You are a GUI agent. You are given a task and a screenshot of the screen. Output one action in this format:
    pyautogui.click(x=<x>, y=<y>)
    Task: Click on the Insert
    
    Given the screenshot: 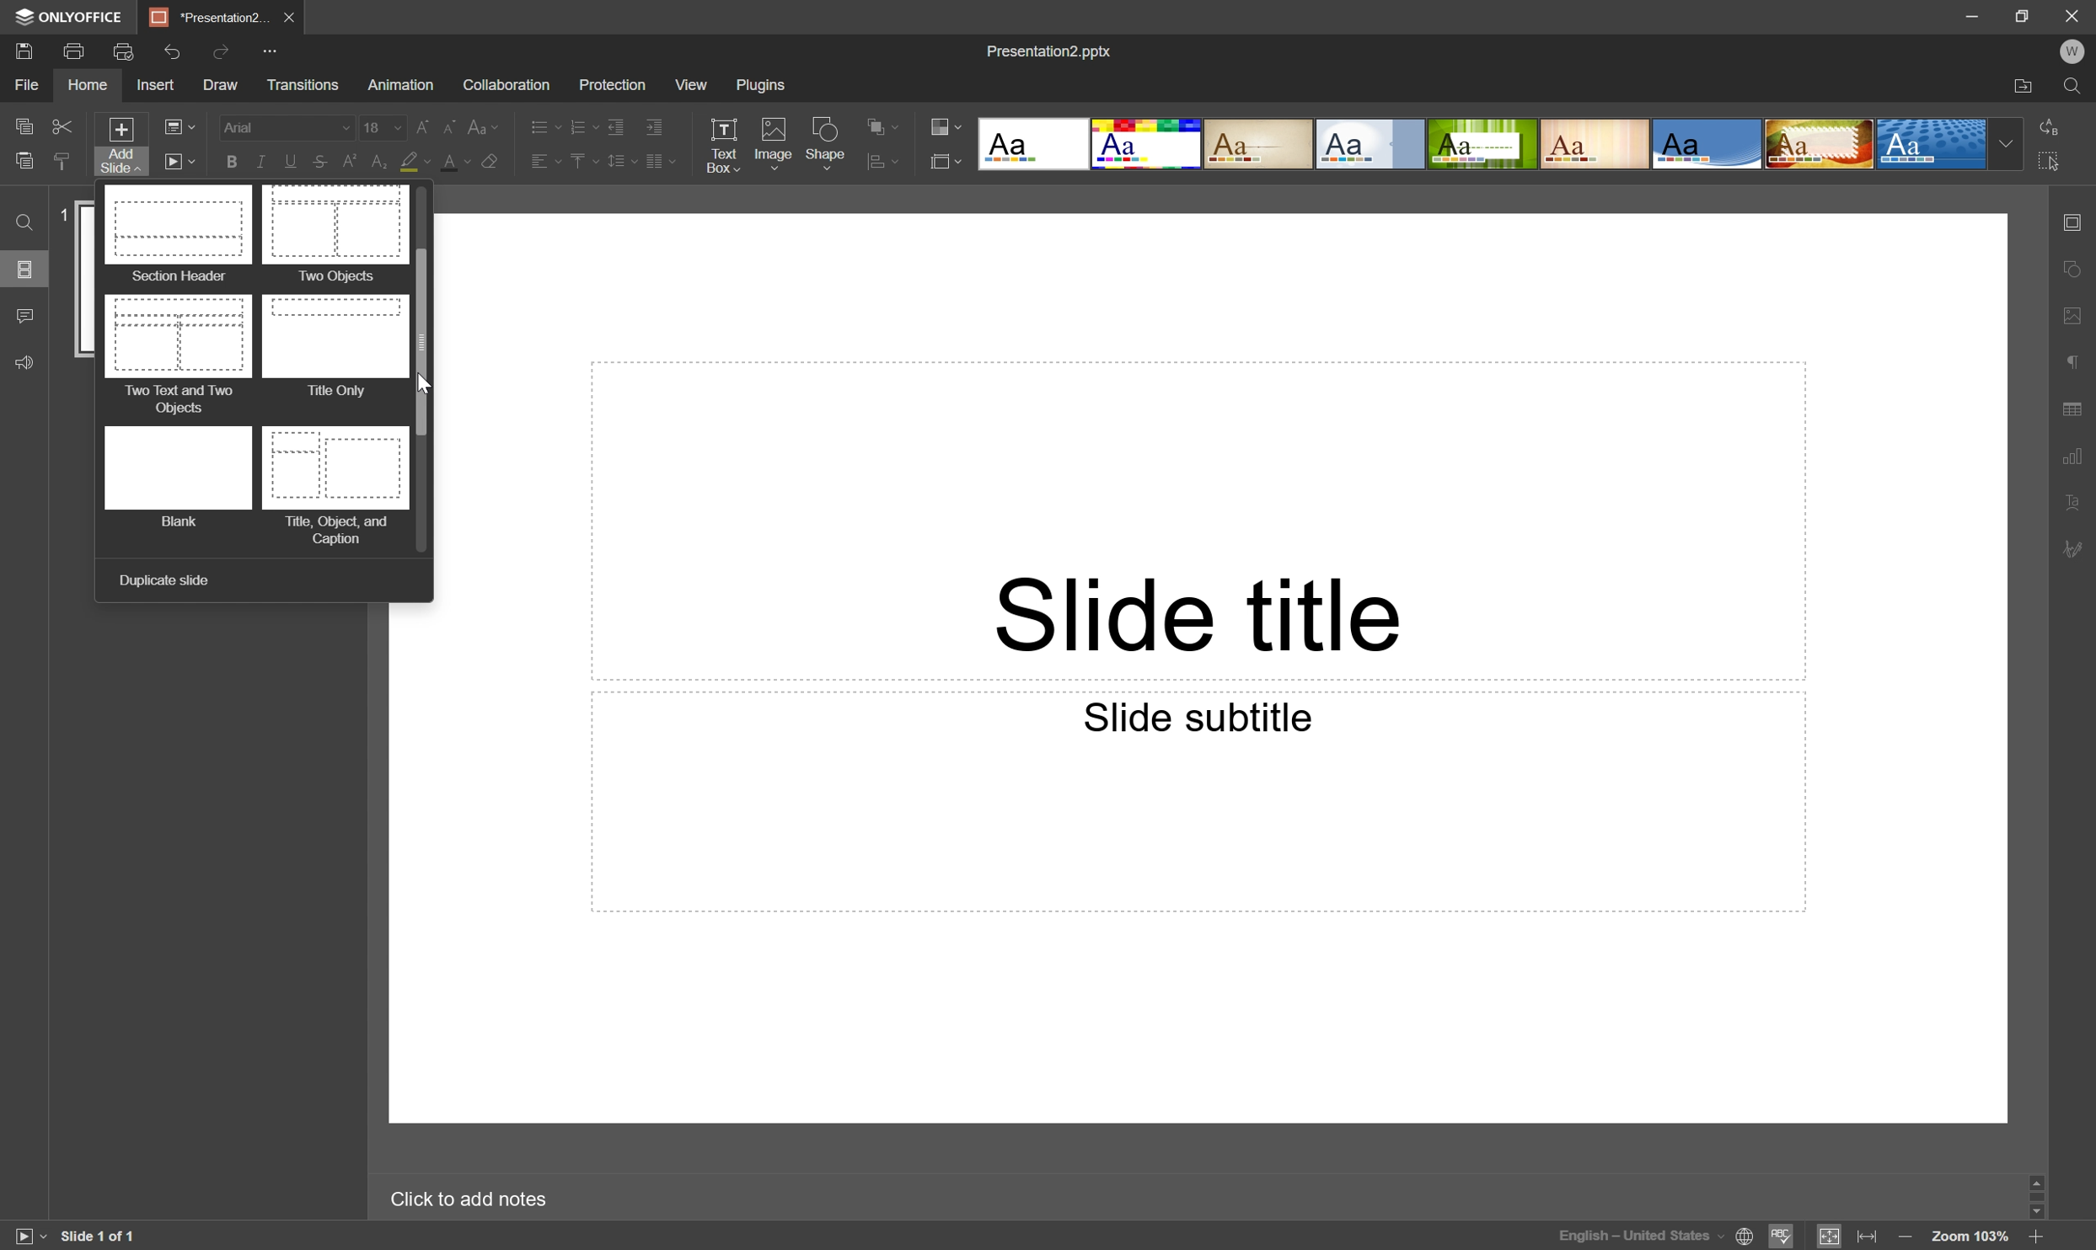 What is the action you would take?
    pyautogui.click(x=153, y=85)
    